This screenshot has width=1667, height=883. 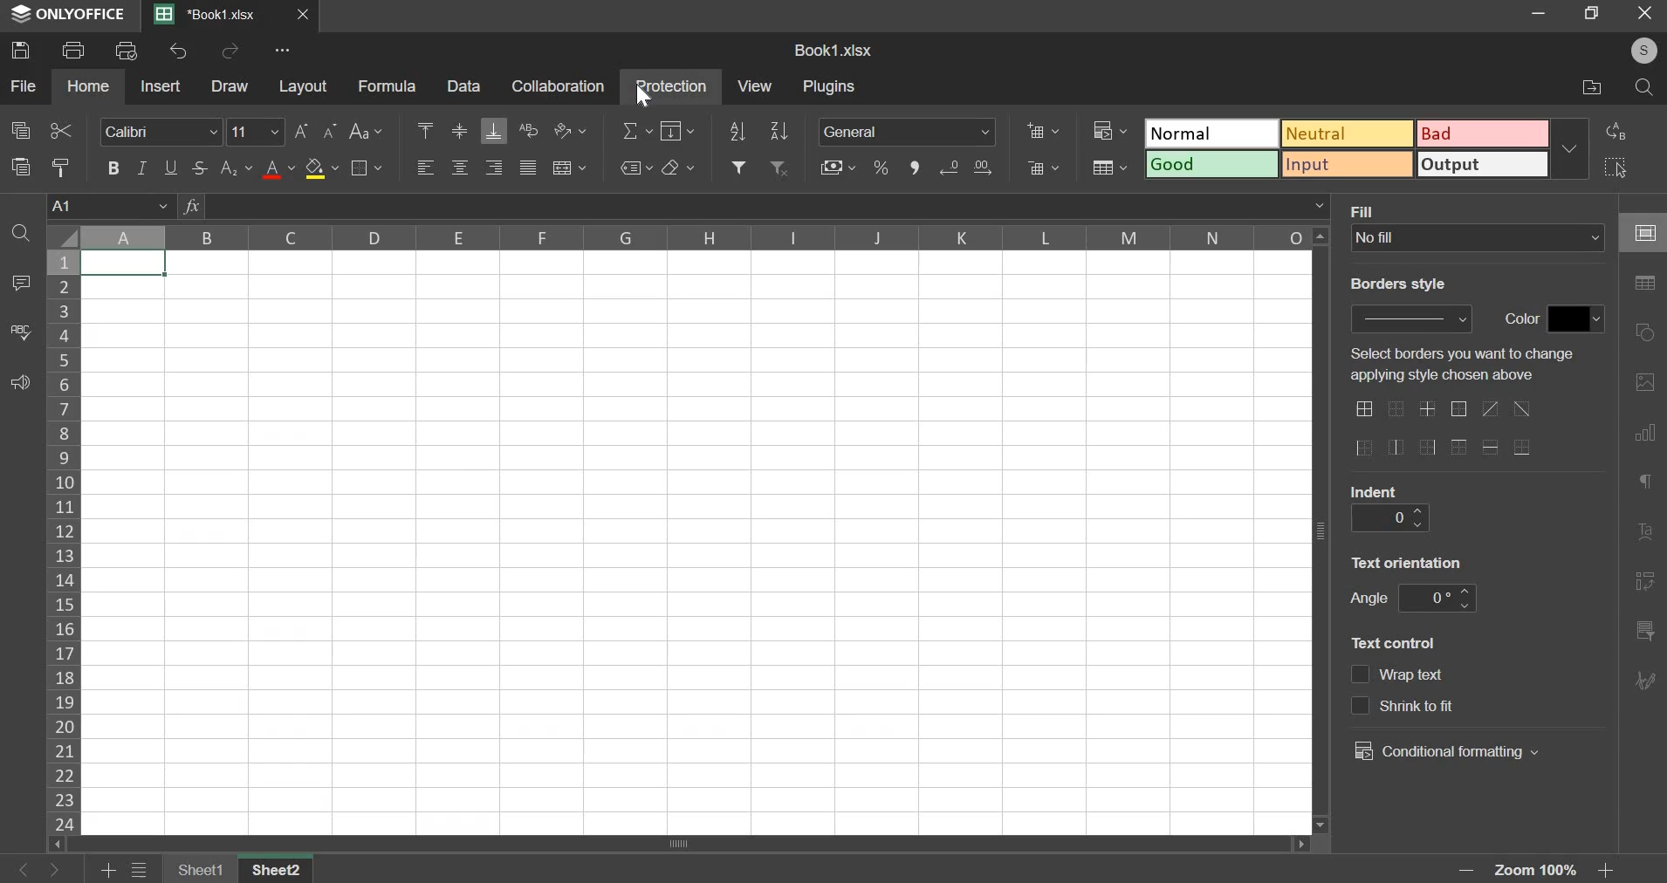 I want to click on increase & decrease decimals, so click(x=966, y=168).